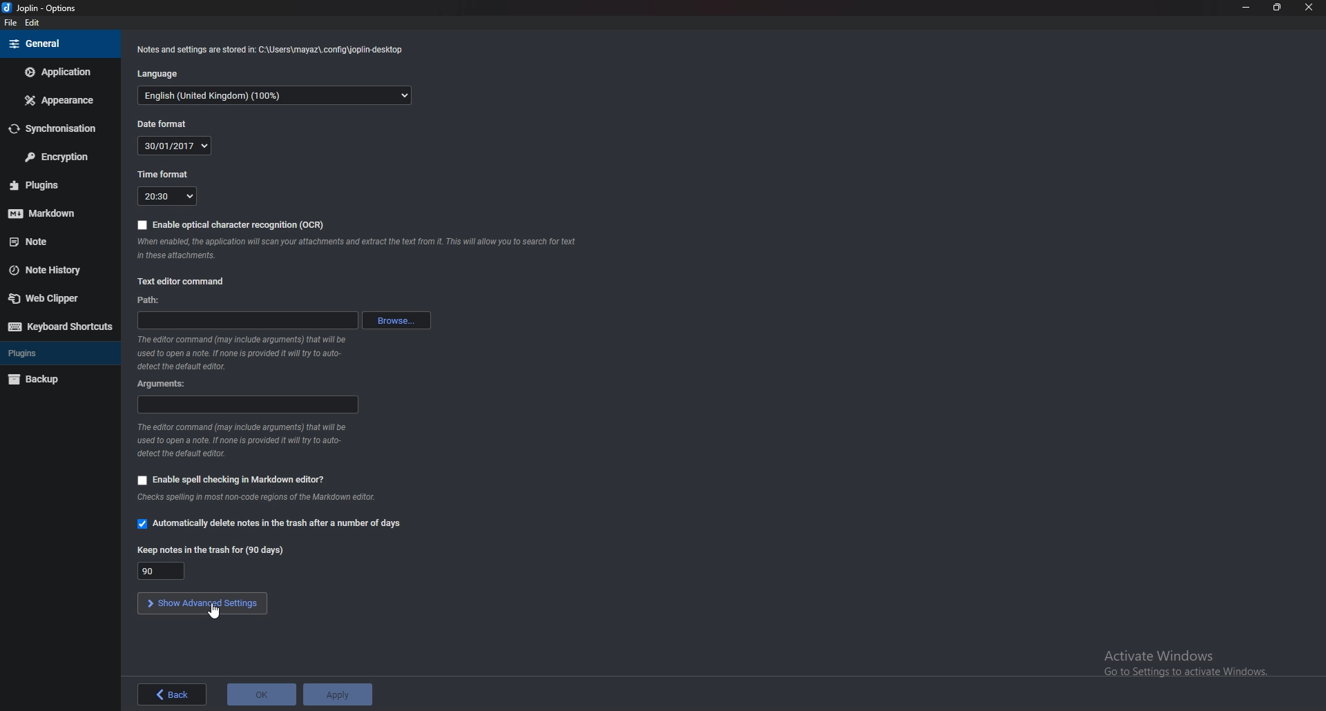  What do you see at coordinates (59, 72) in the screenshot?
I see `Application` at bounding box center [59, 72].